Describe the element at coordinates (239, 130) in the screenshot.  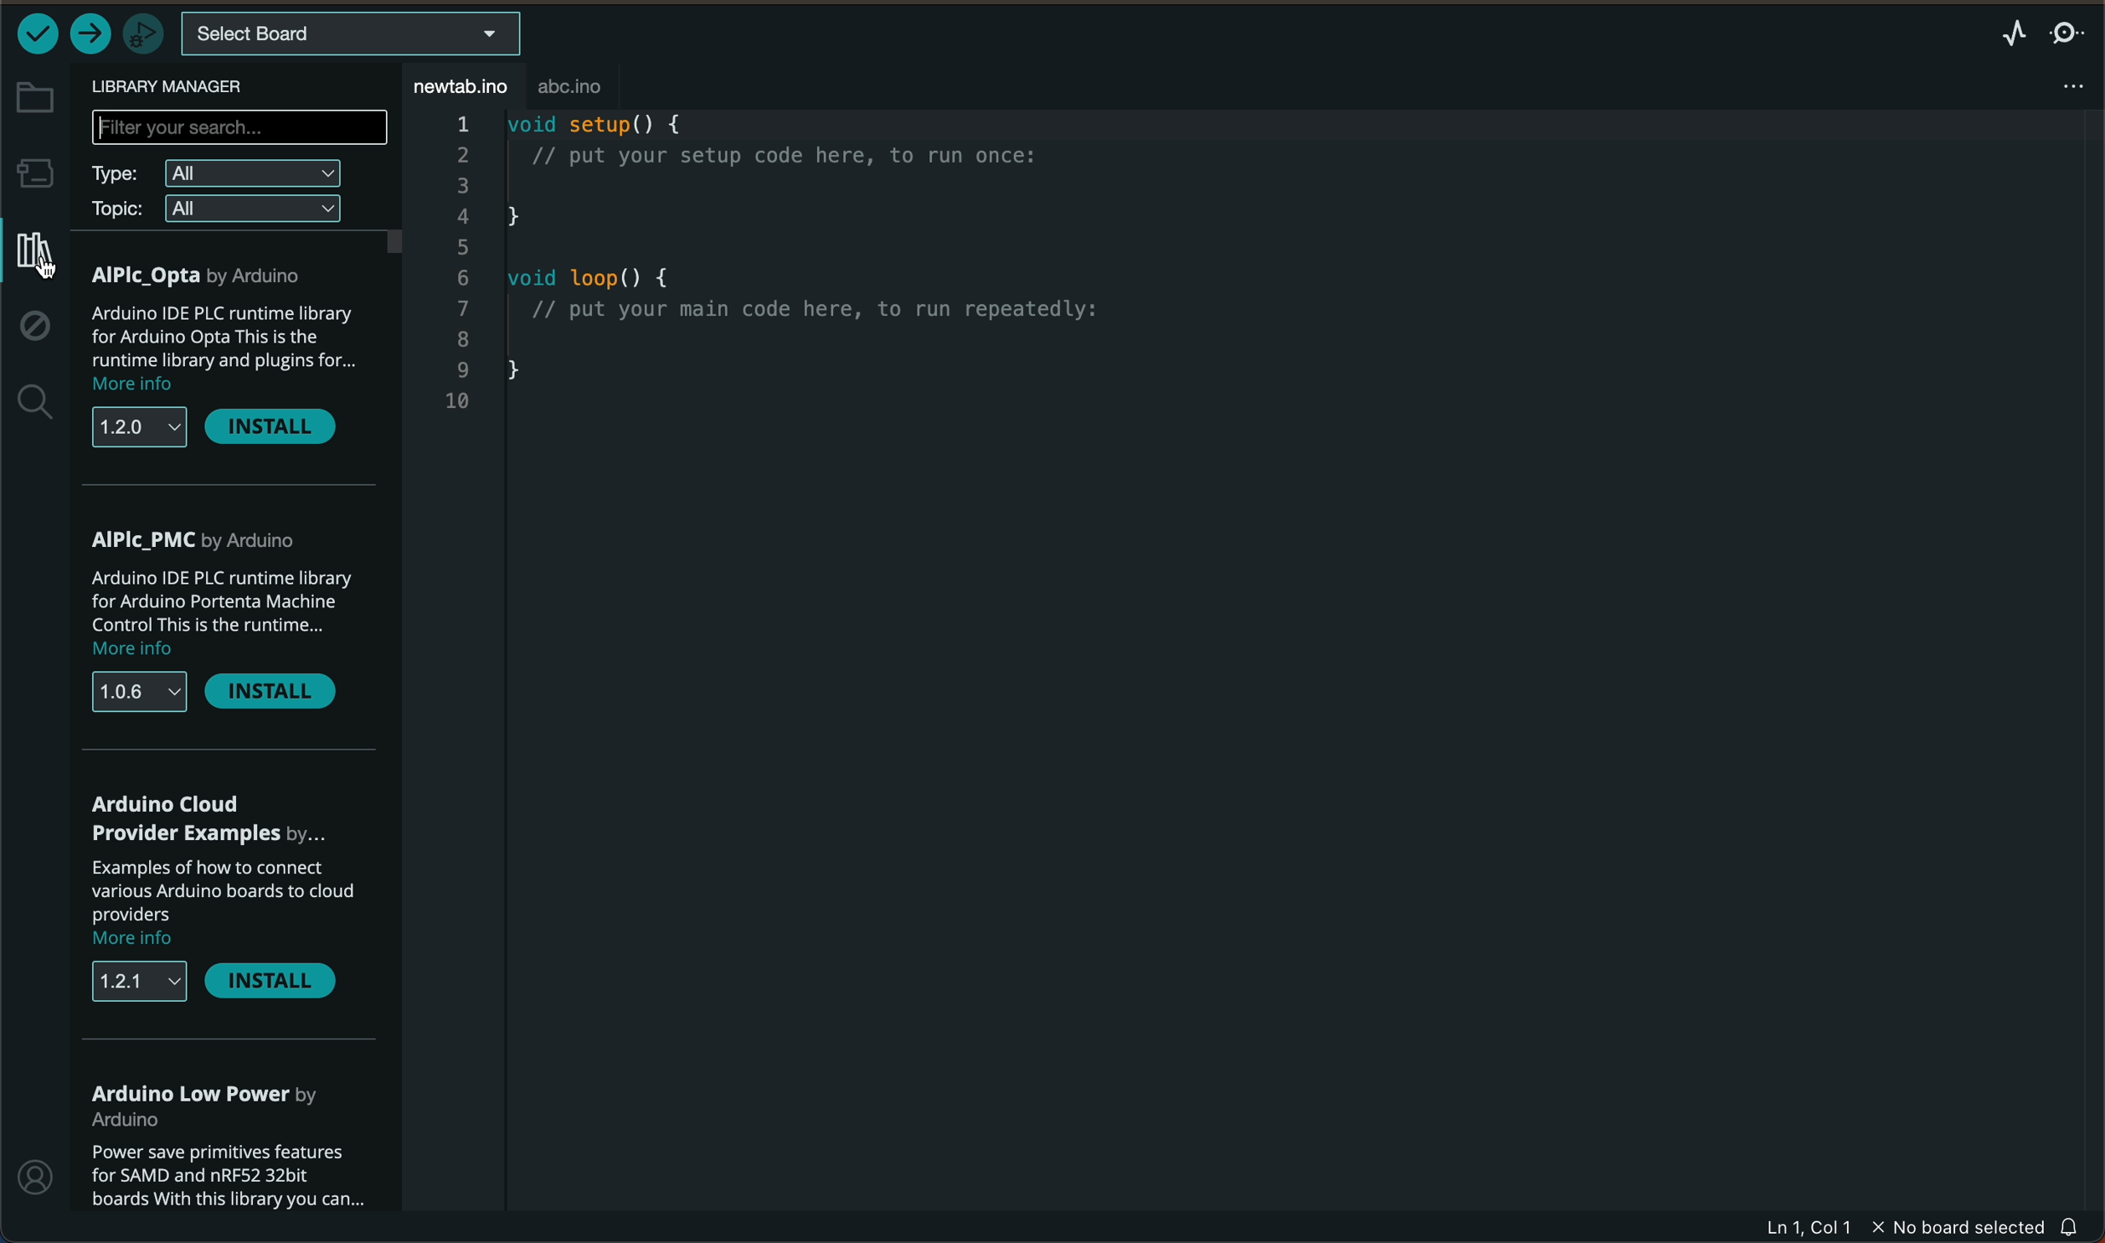
I see `search bar` at that location.